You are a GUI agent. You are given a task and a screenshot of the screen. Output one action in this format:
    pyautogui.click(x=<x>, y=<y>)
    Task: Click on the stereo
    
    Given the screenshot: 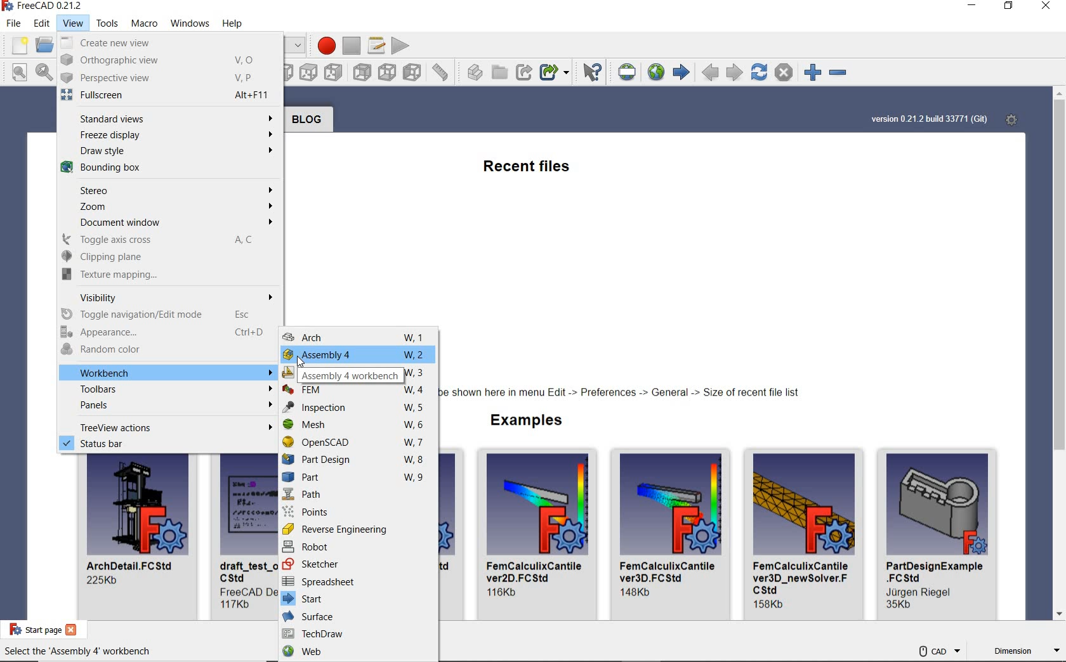 What is the action you would take?
    pyautogui.click(x=168, y=191)
    